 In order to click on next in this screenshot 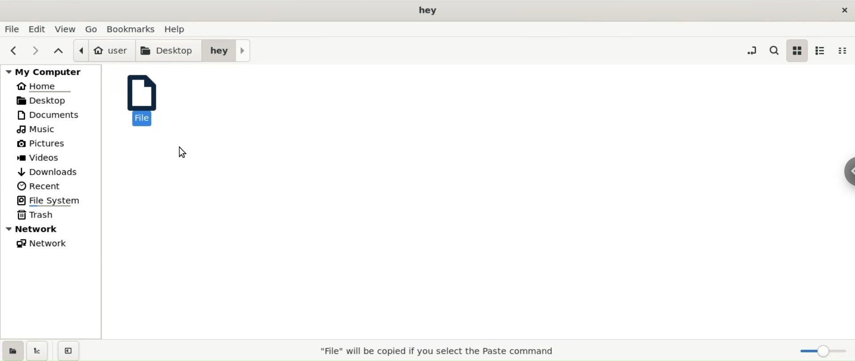, I will do `click(38, 50)`.